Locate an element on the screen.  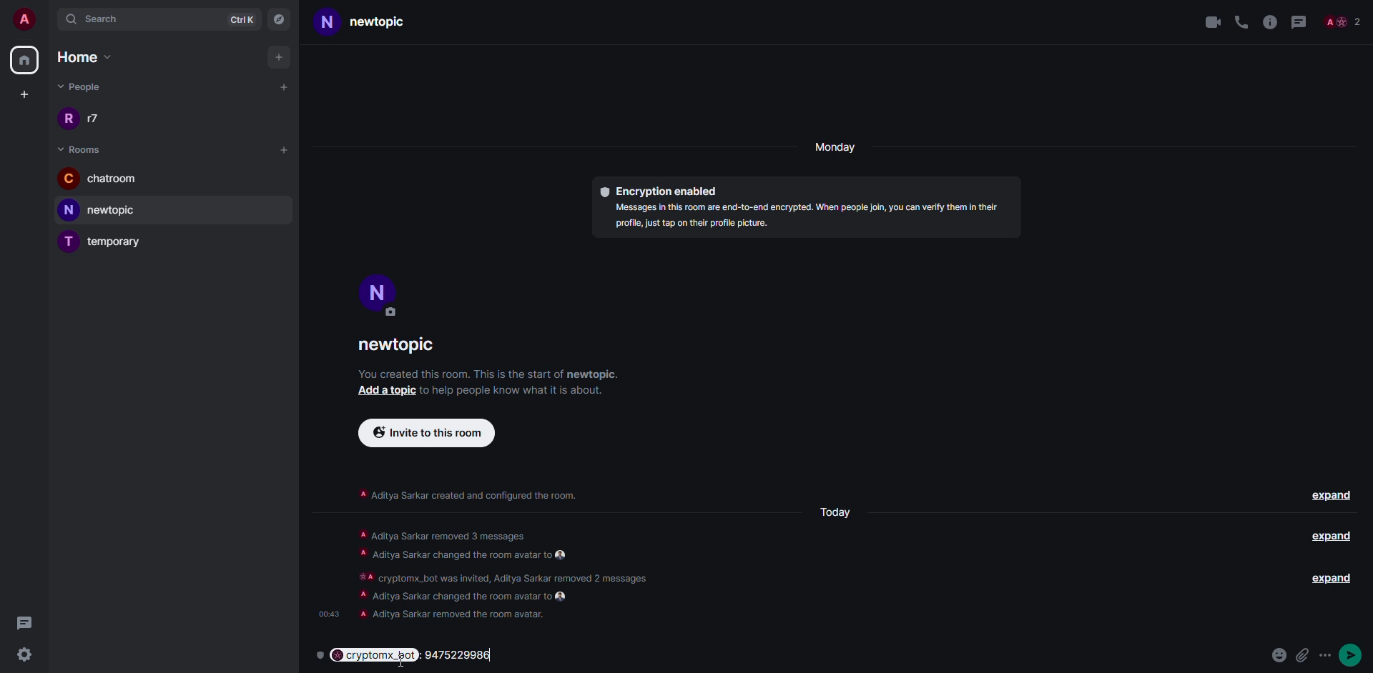
time is located at coordinates (328, 609).